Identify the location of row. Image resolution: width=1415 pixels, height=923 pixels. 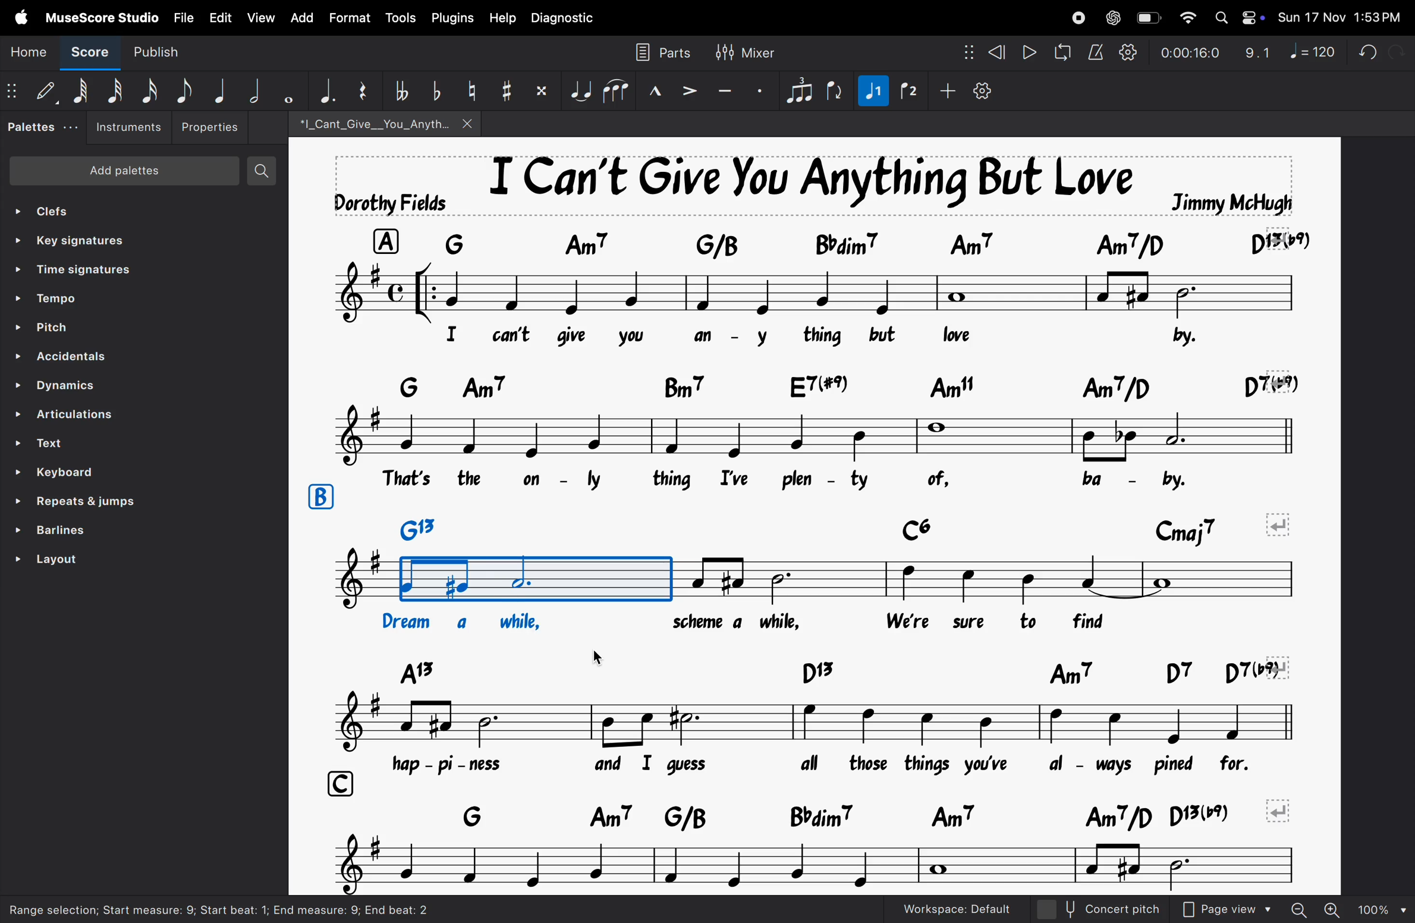
(320, 497).